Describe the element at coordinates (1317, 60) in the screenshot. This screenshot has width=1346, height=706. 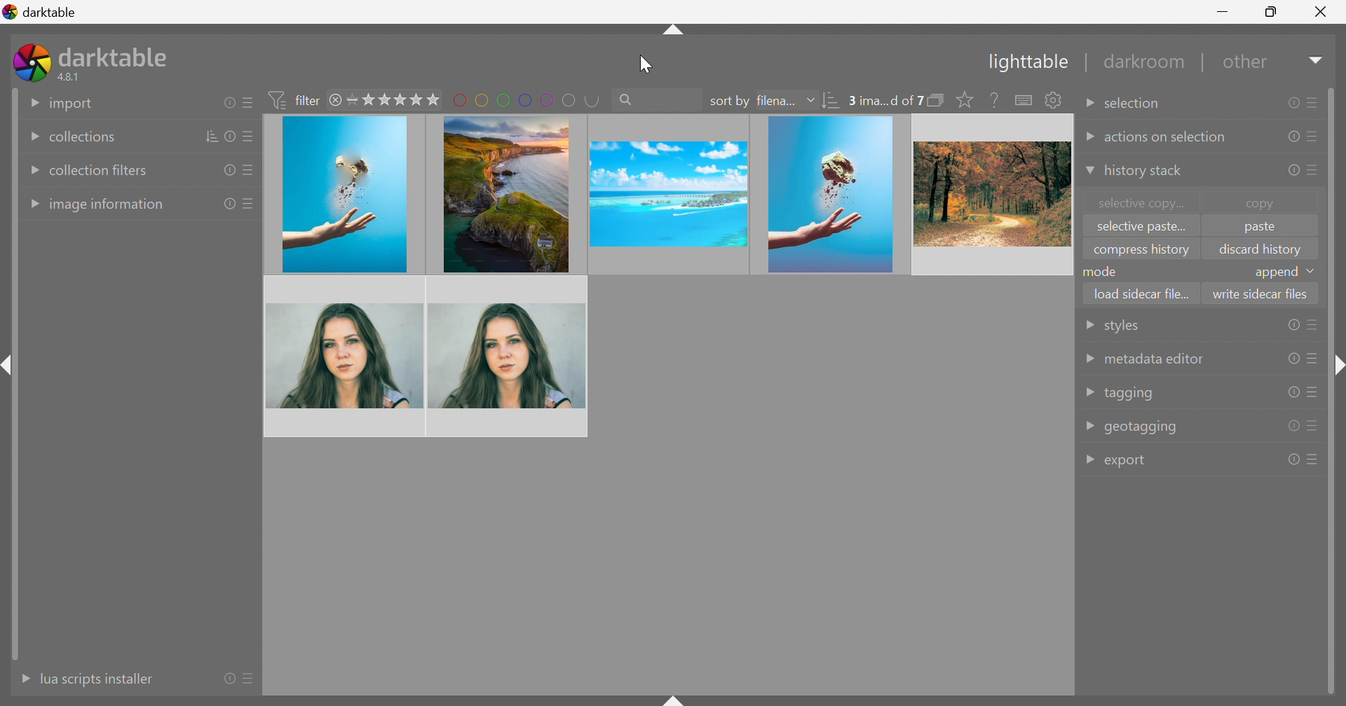
I see `Drop Down` at that location.